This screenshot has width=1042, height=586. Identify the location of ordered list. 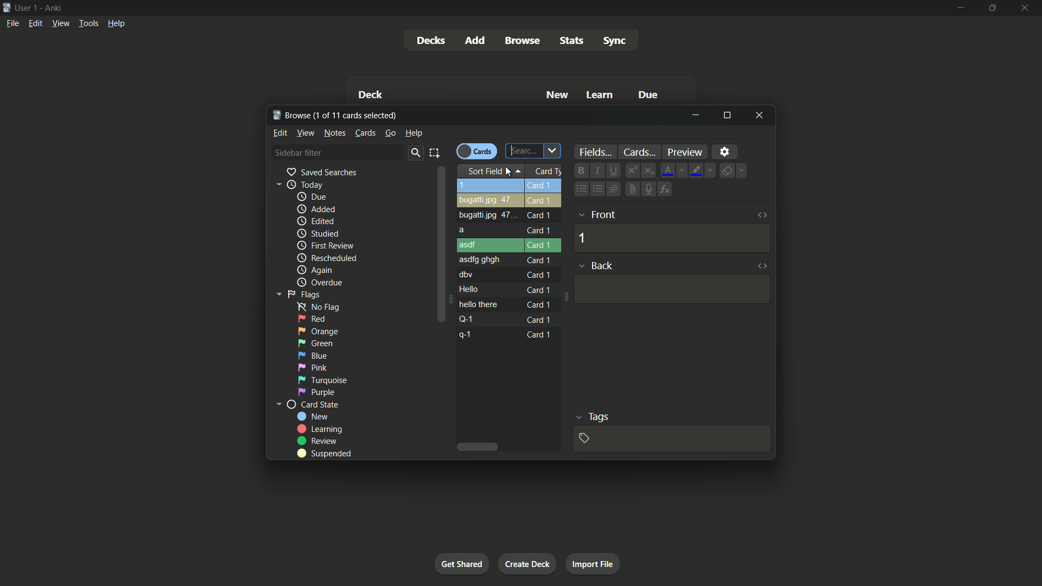
(595, 189).